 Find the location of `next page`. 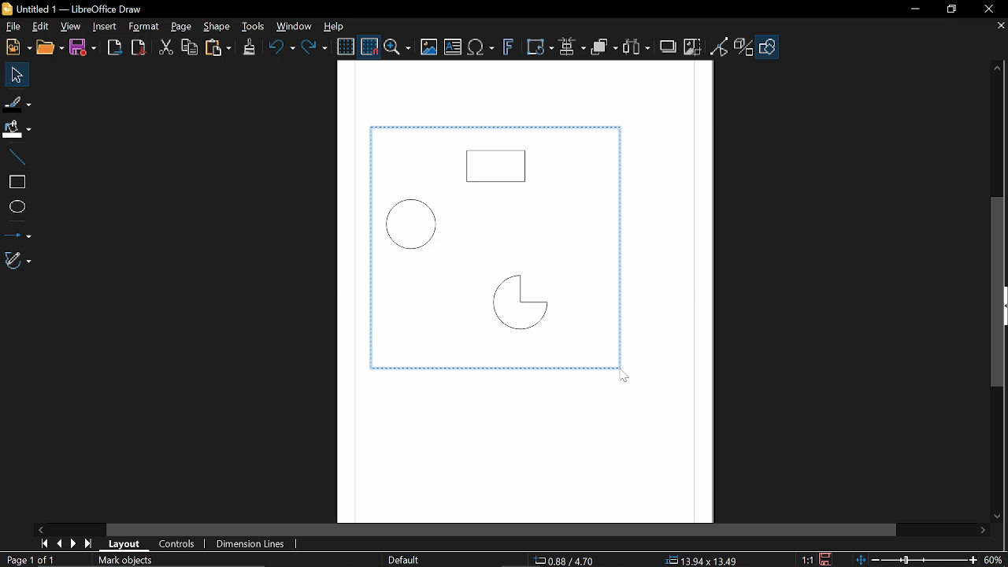

next page is located at coordinates (70, 543).